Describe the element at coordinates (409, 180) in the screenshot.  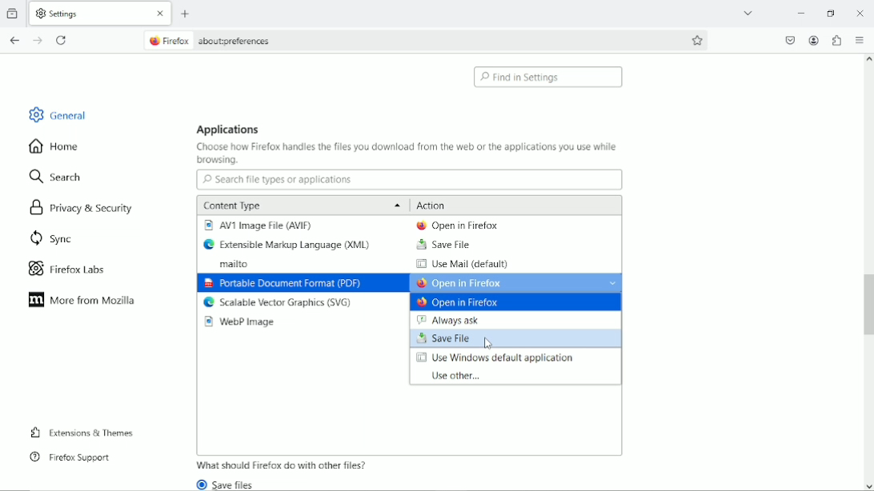
I see `Search the file types  or applications` at that location.